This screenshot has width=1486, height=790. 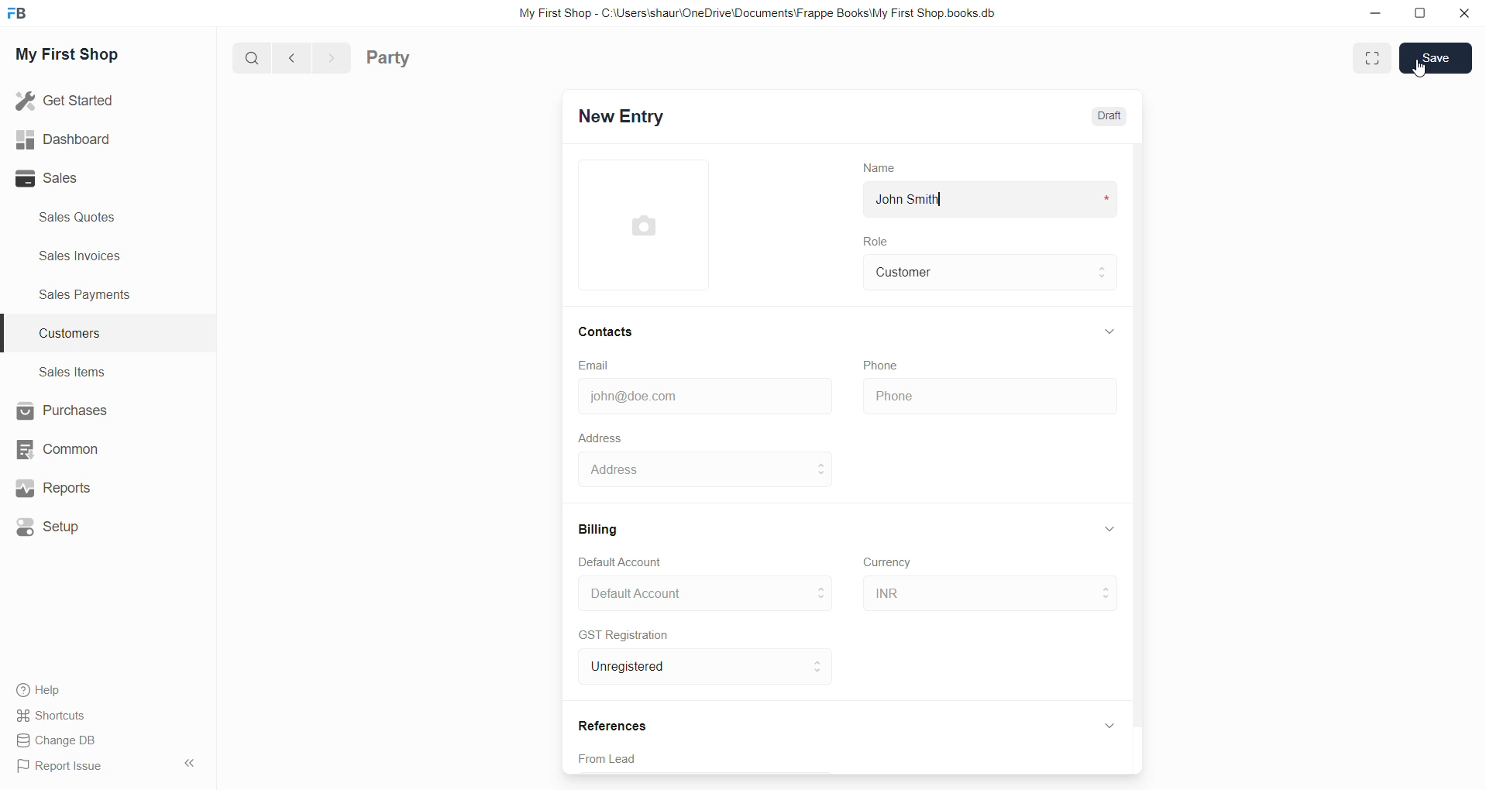 I want to click on Billing, so click(x=604, y=527).